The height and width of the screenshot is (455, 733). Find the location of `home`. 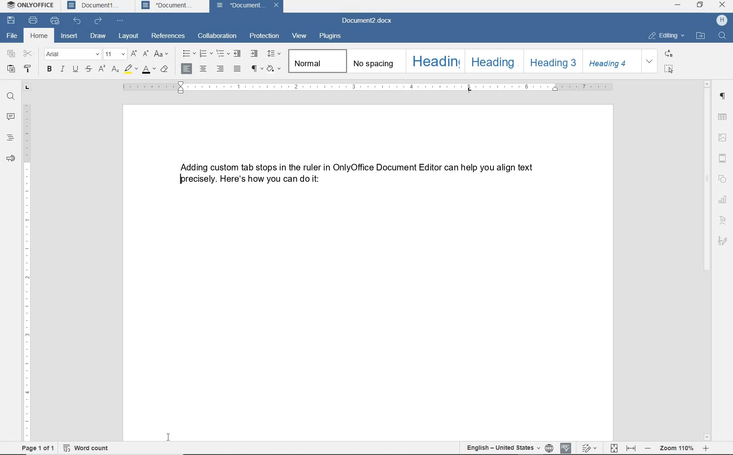

home is located at coordinates (39, 36).